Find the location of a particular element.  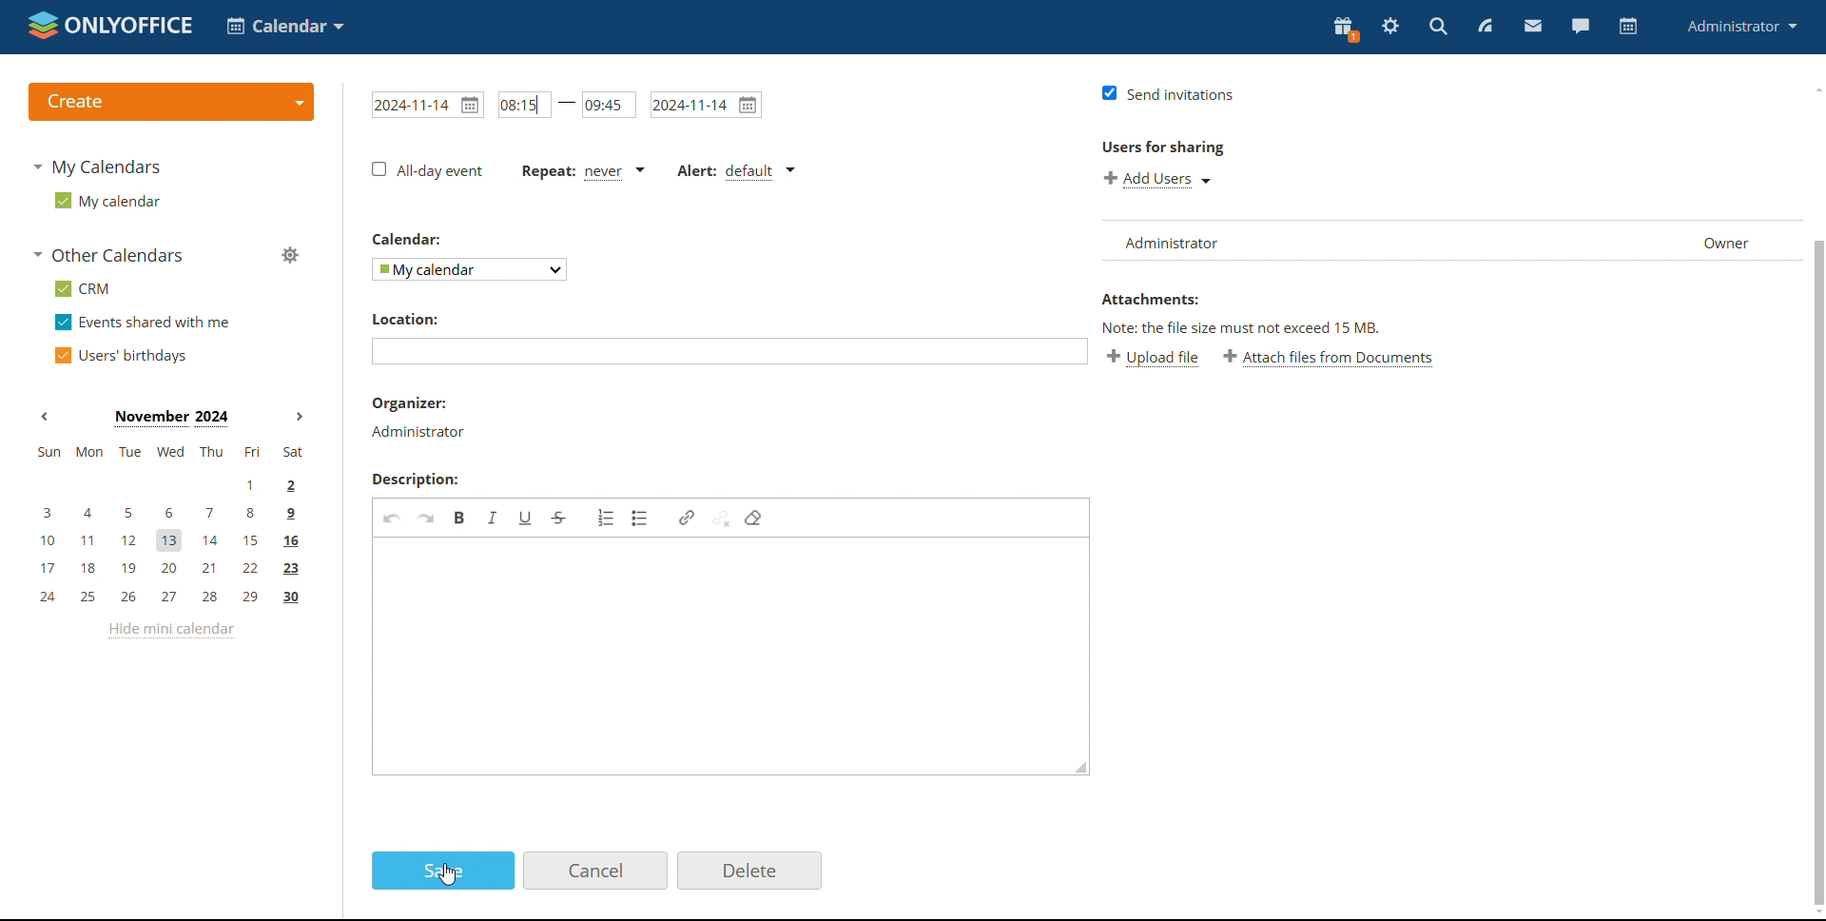

start date is located at coordinates (427, 104).